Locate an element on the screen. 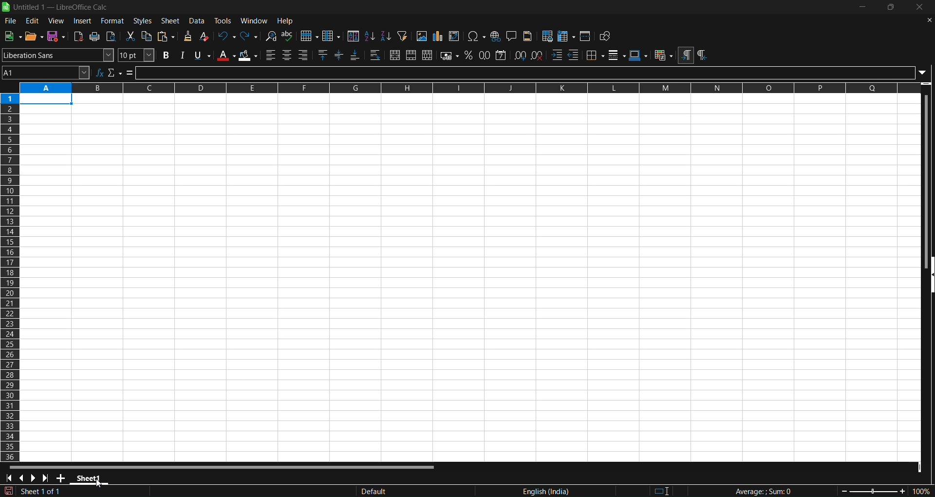 Image resolution: width=935 pixels, height=497 pixels. insert hyperlink is located at coordinates (496, 36).